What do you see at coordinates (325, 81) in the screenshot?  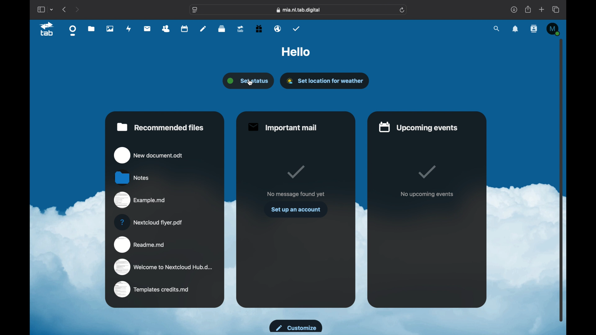 I see `set location for weather` at bounding box center [325, 81].